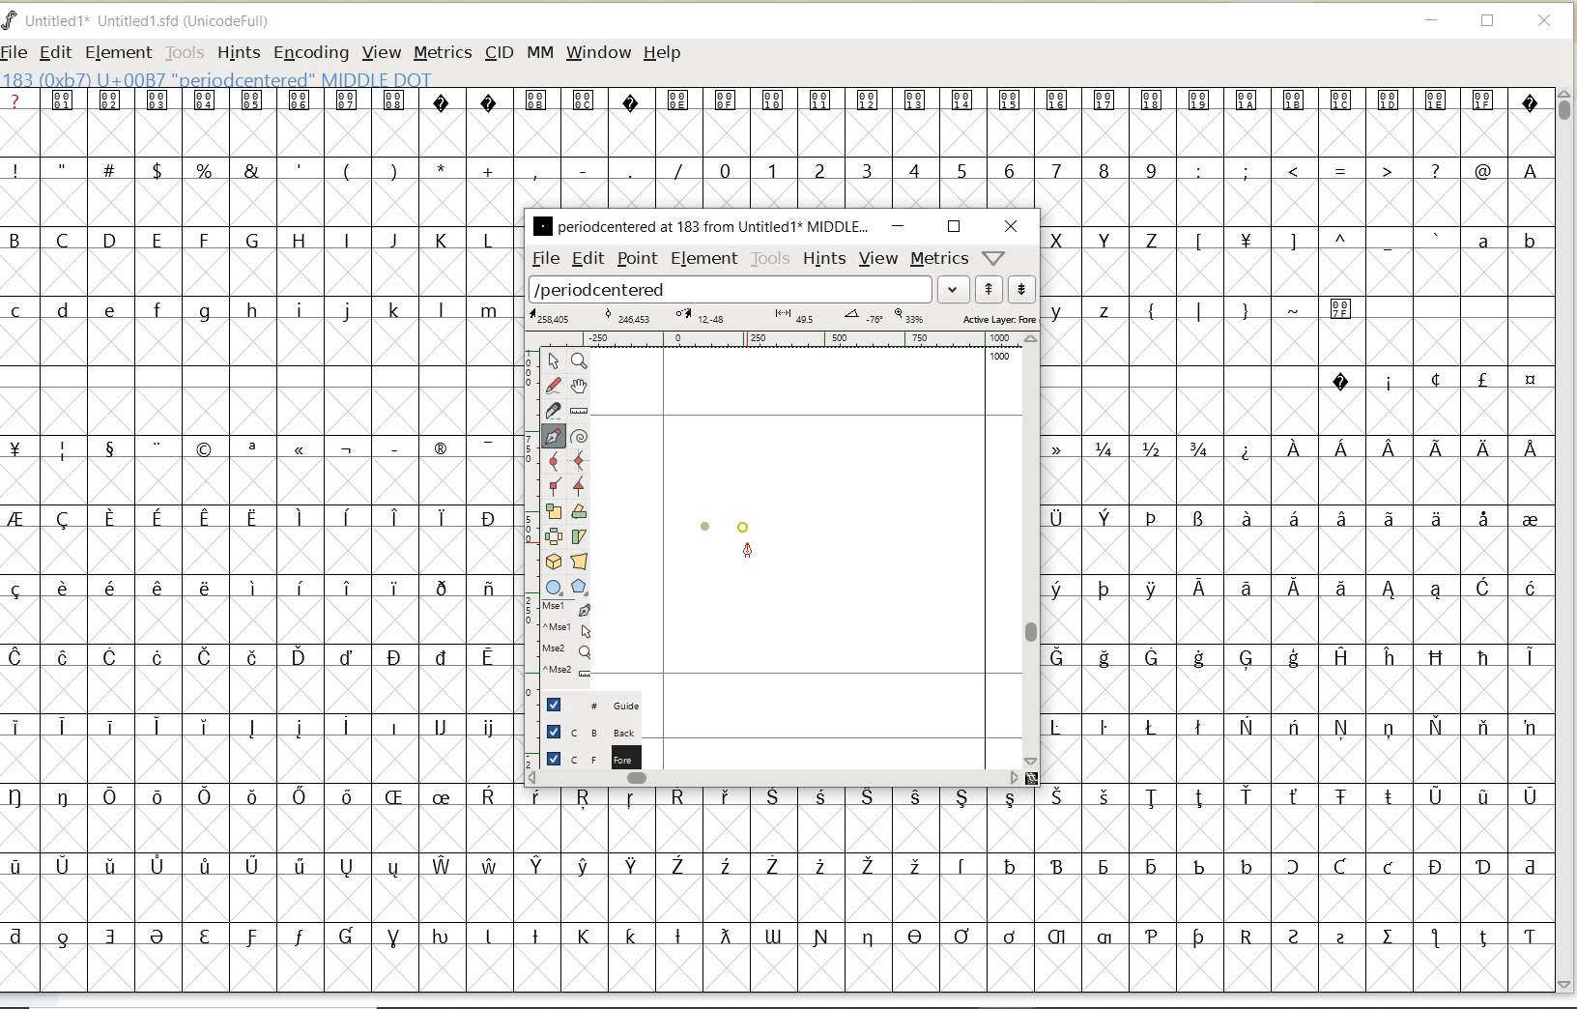  I want to click on lowercase letters, so click(1505, 245).